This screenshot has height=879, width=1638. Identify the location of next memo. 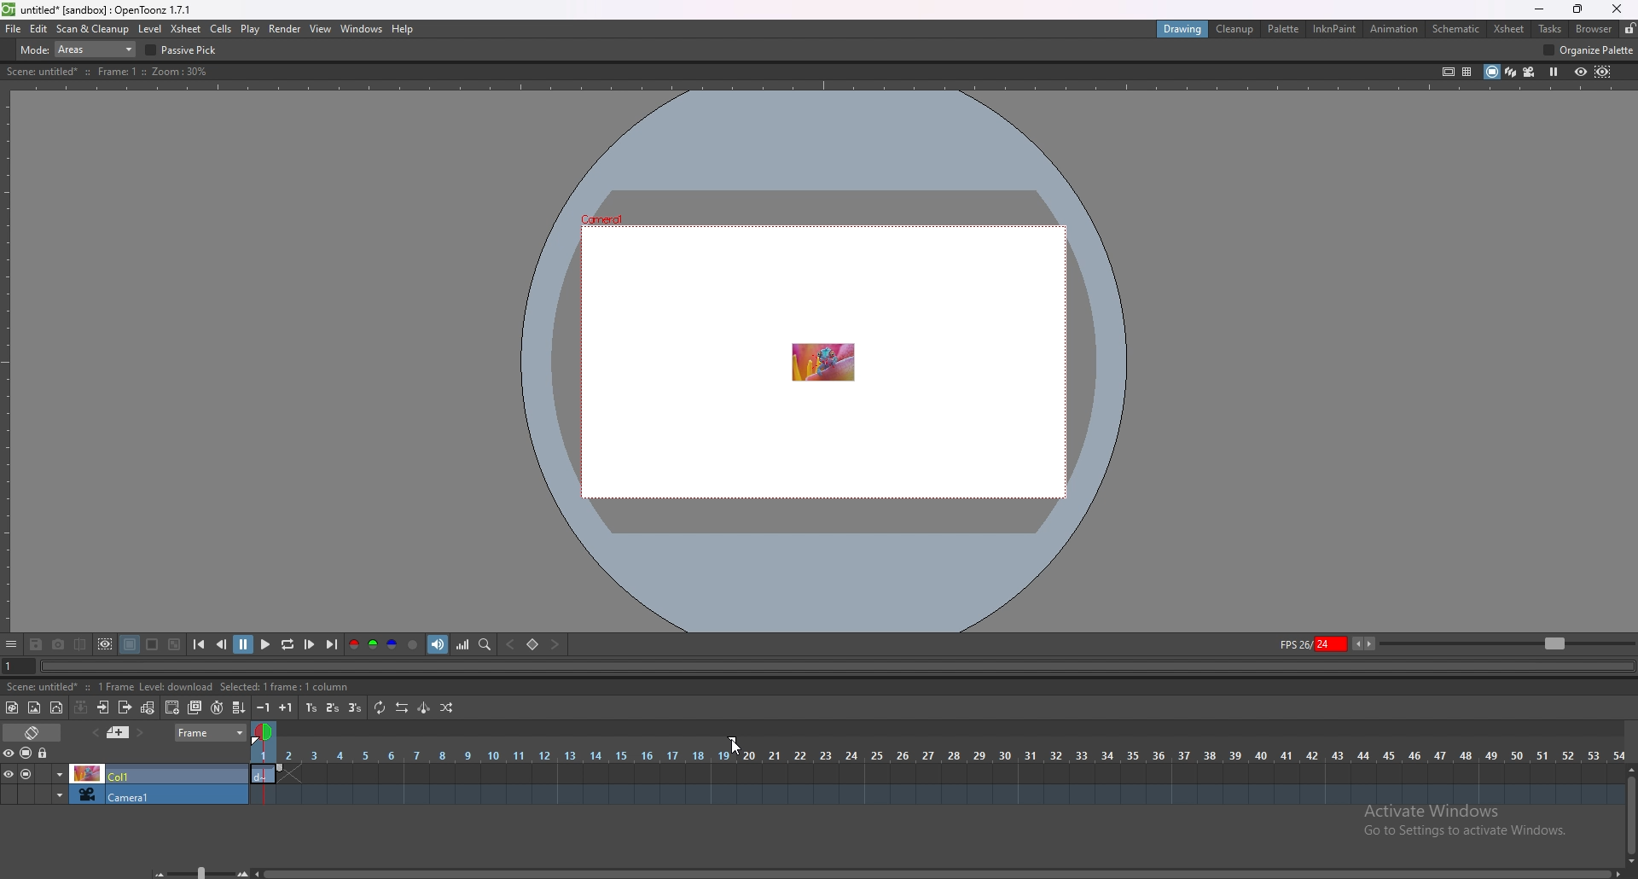
(140, 733).